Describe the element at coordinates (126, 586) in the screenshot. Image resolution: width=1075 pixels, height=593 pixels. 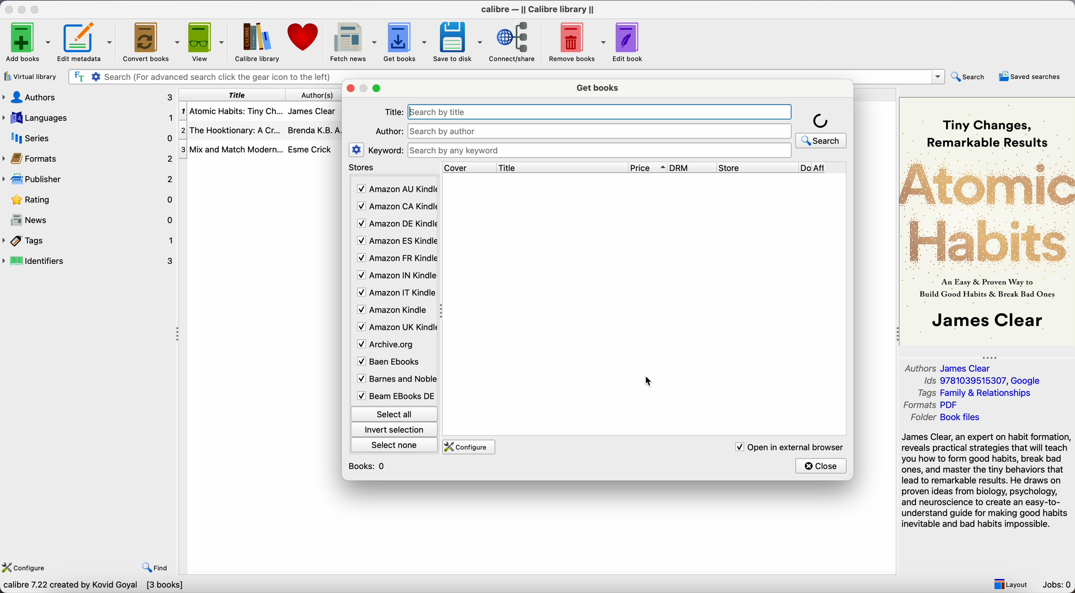
I see `Search dozens of online e-book retailers for the cheapest books` at that location.